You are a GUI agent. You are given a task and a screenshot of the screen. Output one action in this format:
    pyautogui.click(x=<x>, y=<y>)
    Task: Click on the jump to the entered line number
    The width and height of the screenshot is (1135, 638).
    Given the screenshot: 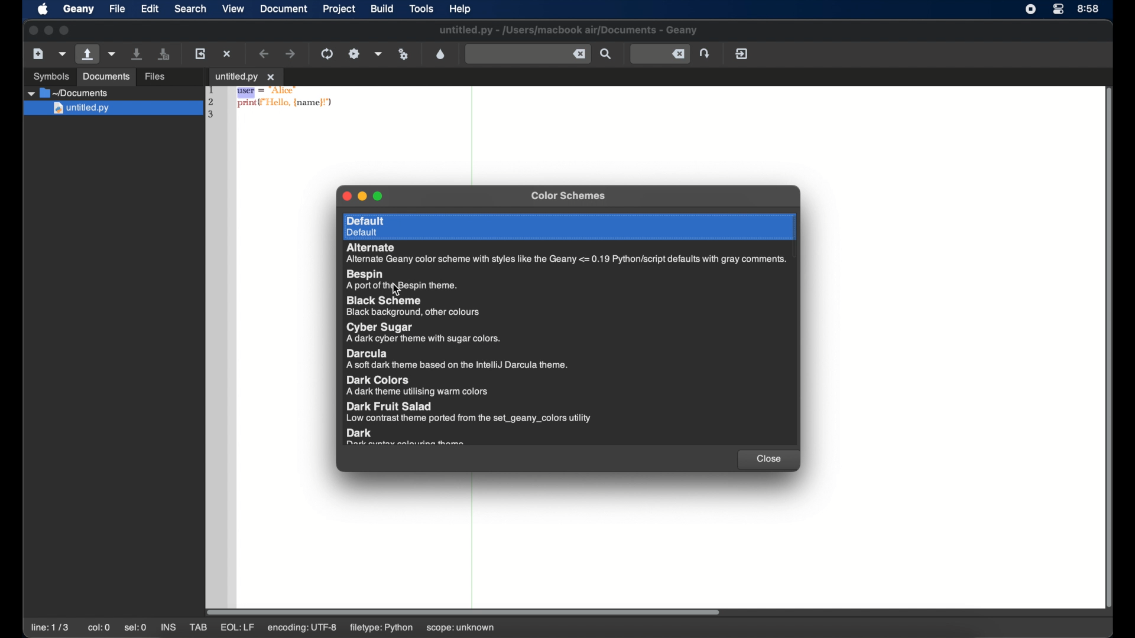 What is the action you would take?
    pyautogui.click(x=706, y=53)
    